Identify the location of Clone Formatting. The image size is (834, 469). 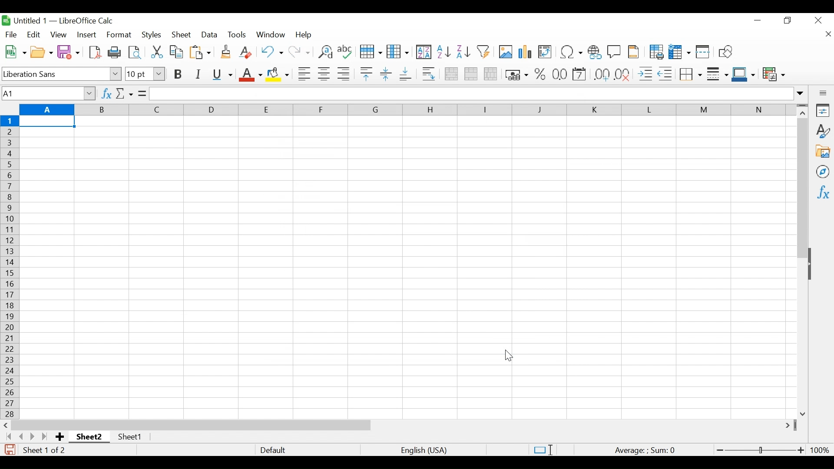
(225, 52).